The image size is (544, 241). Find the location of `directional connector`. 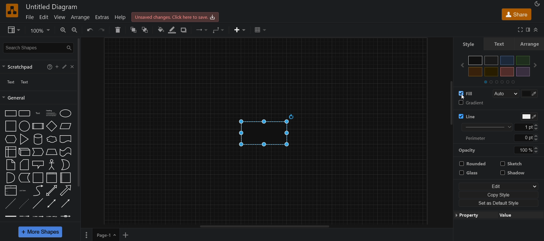

directional connector is located at coordinates (65, 204).